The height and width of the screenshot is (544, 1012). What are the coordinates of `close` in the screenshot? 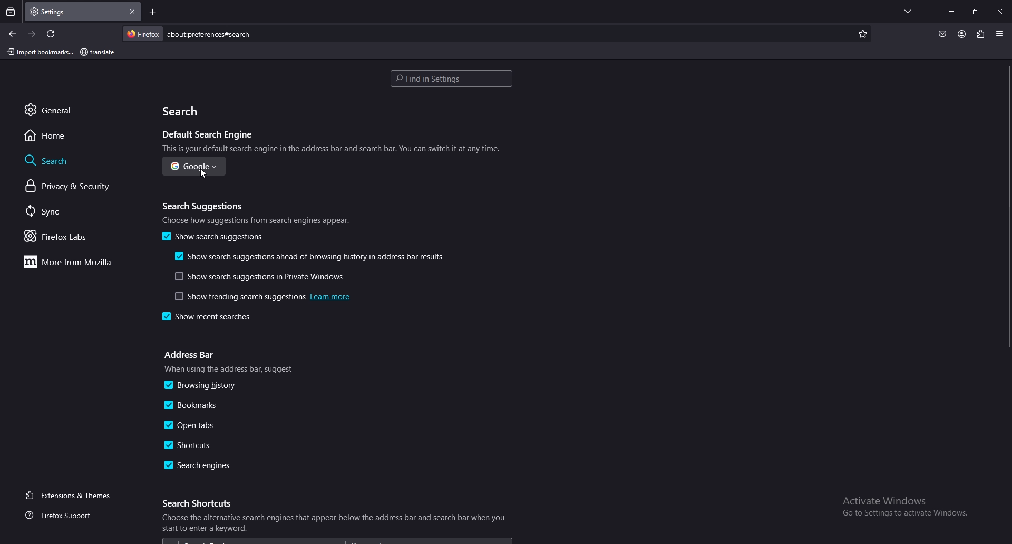 It's located at (999, 12).